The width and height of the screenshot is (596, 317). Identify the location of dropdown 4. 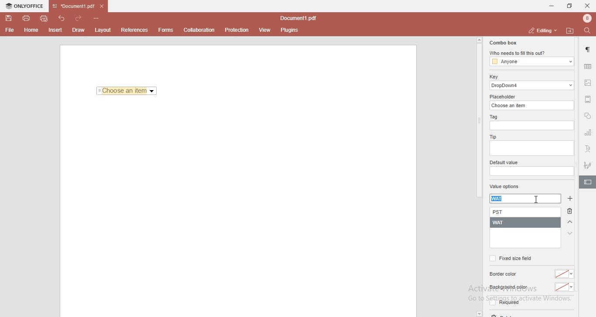
(532, 85).